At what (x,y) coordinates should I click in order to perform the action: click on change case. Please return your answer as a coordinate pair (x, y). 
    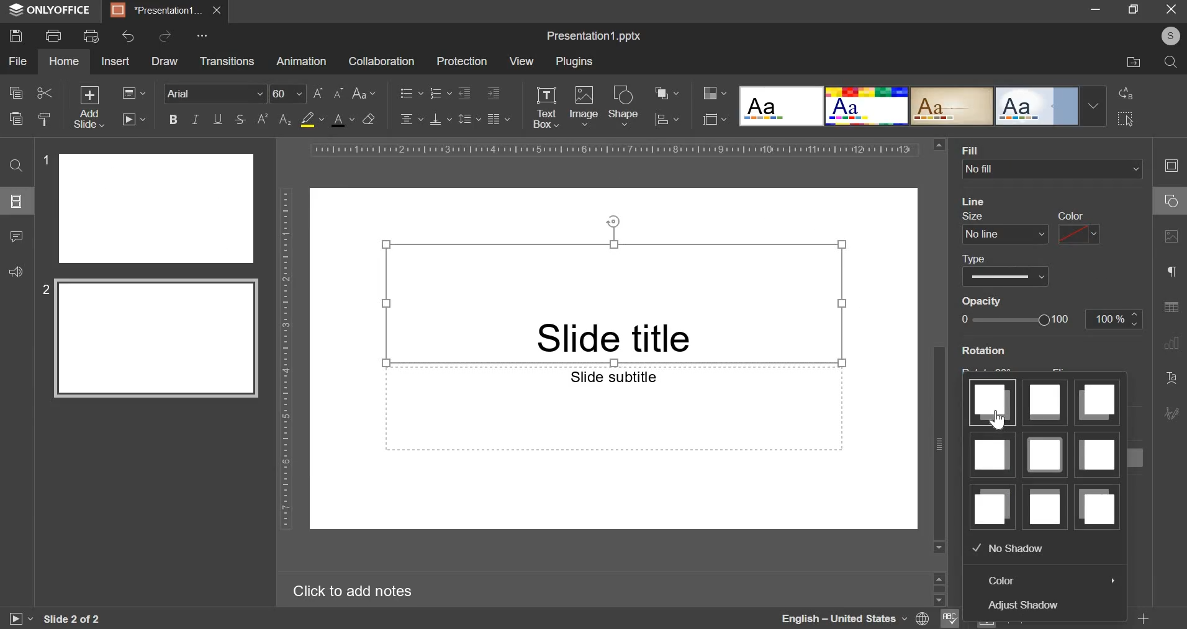
    Looking at the image, I should click on (364, 92).